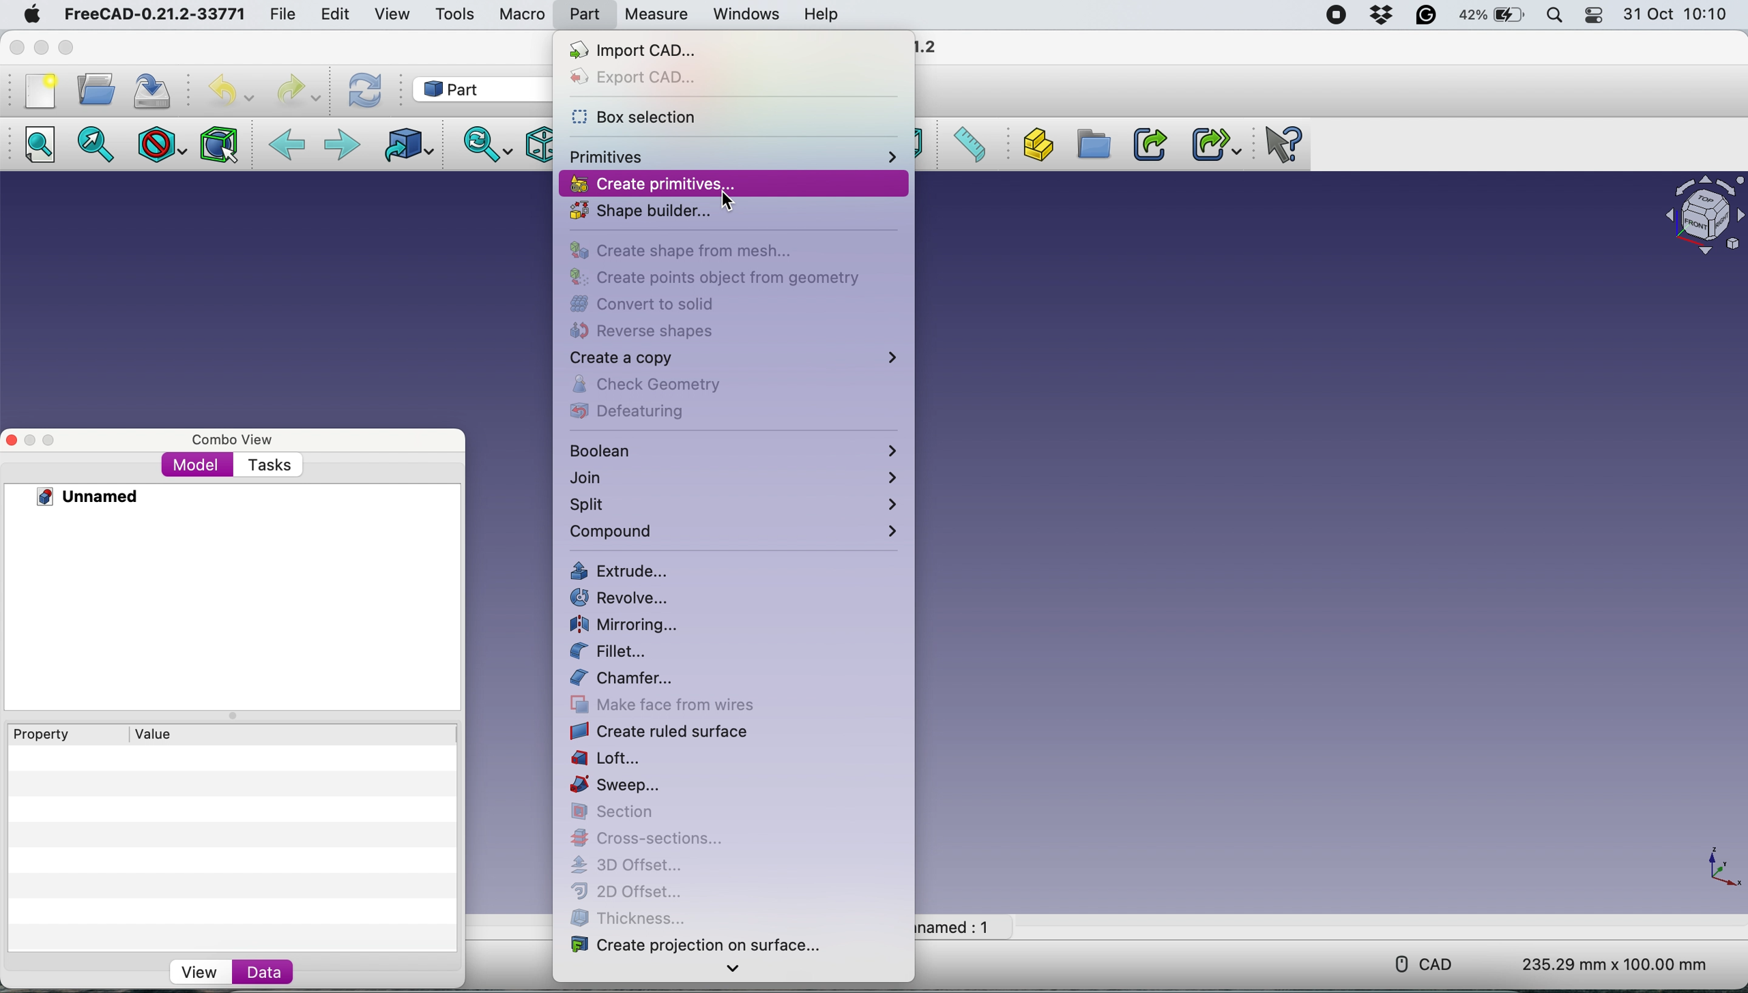 This screenshot has width=1748, height=993. Describe the element at coordinates (525, 13) in the screenshot. I see `Macro` at that location.